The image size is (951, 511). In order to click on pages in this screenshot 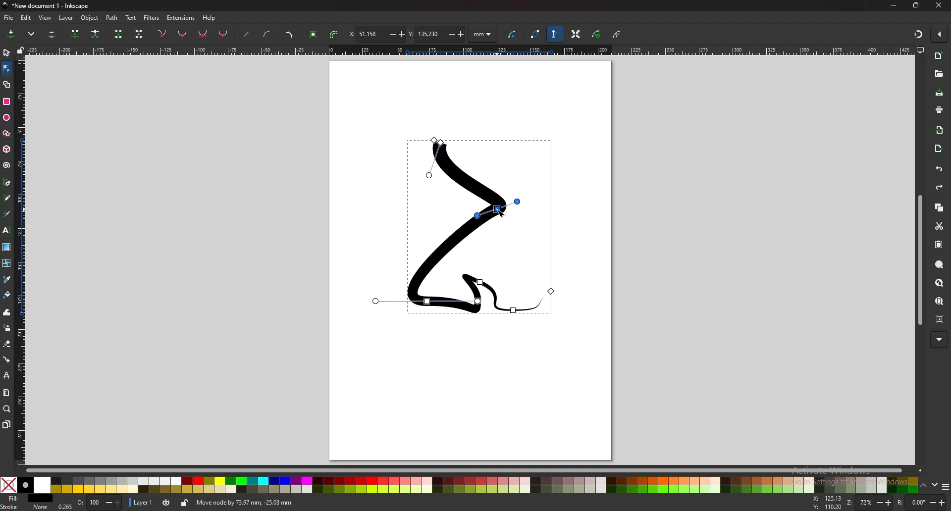, I will do `click(7, 424)`.